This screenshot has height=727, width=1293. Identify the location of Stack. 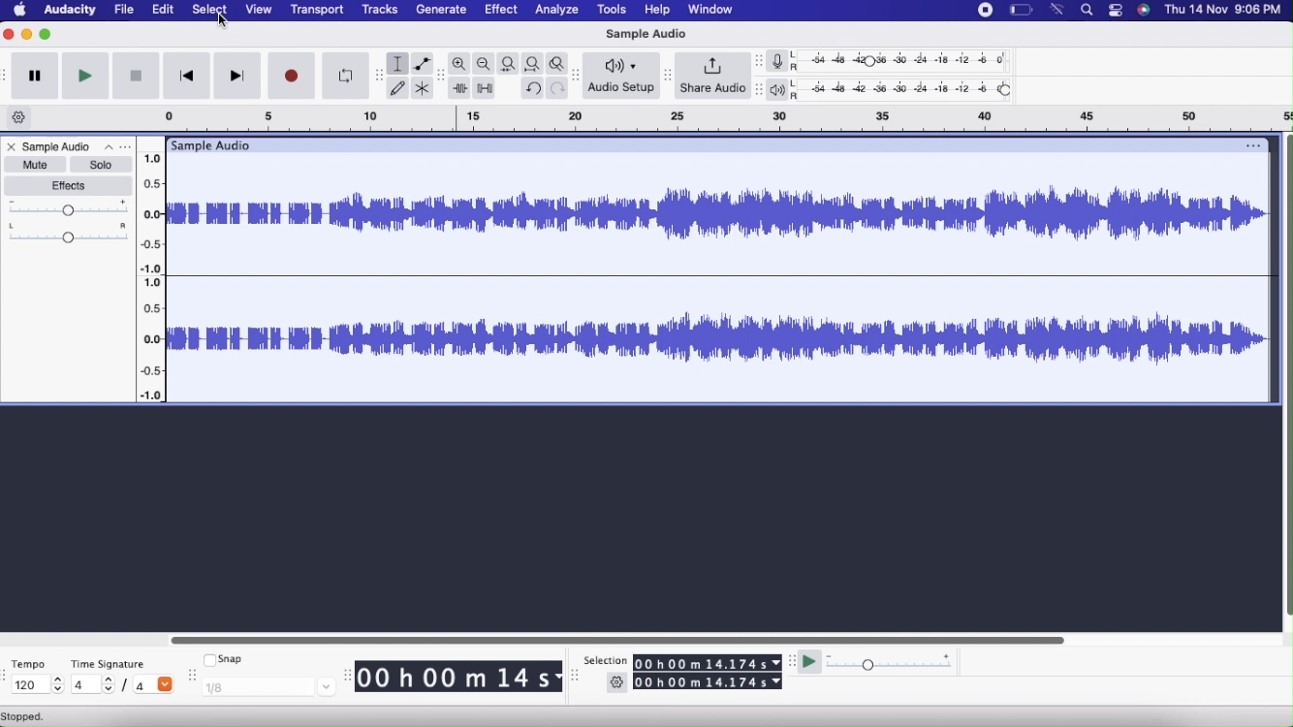
(1119, 11).